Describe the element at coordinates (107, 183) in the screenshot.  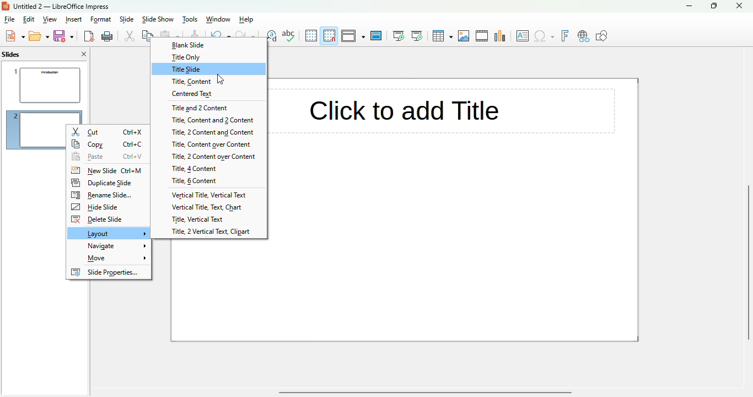
I see `duplicate slide` at that location.